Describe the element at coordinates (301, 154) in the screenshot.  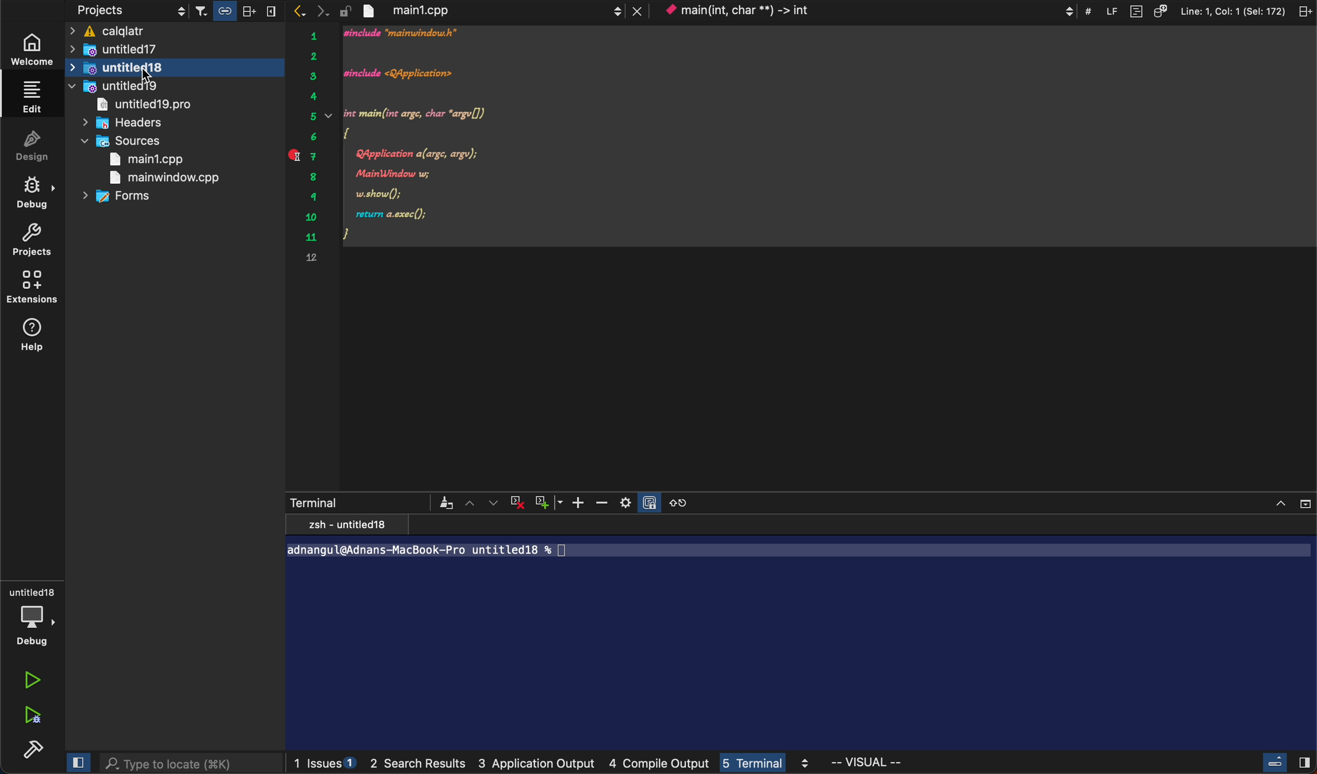
I see `end point` at that location.